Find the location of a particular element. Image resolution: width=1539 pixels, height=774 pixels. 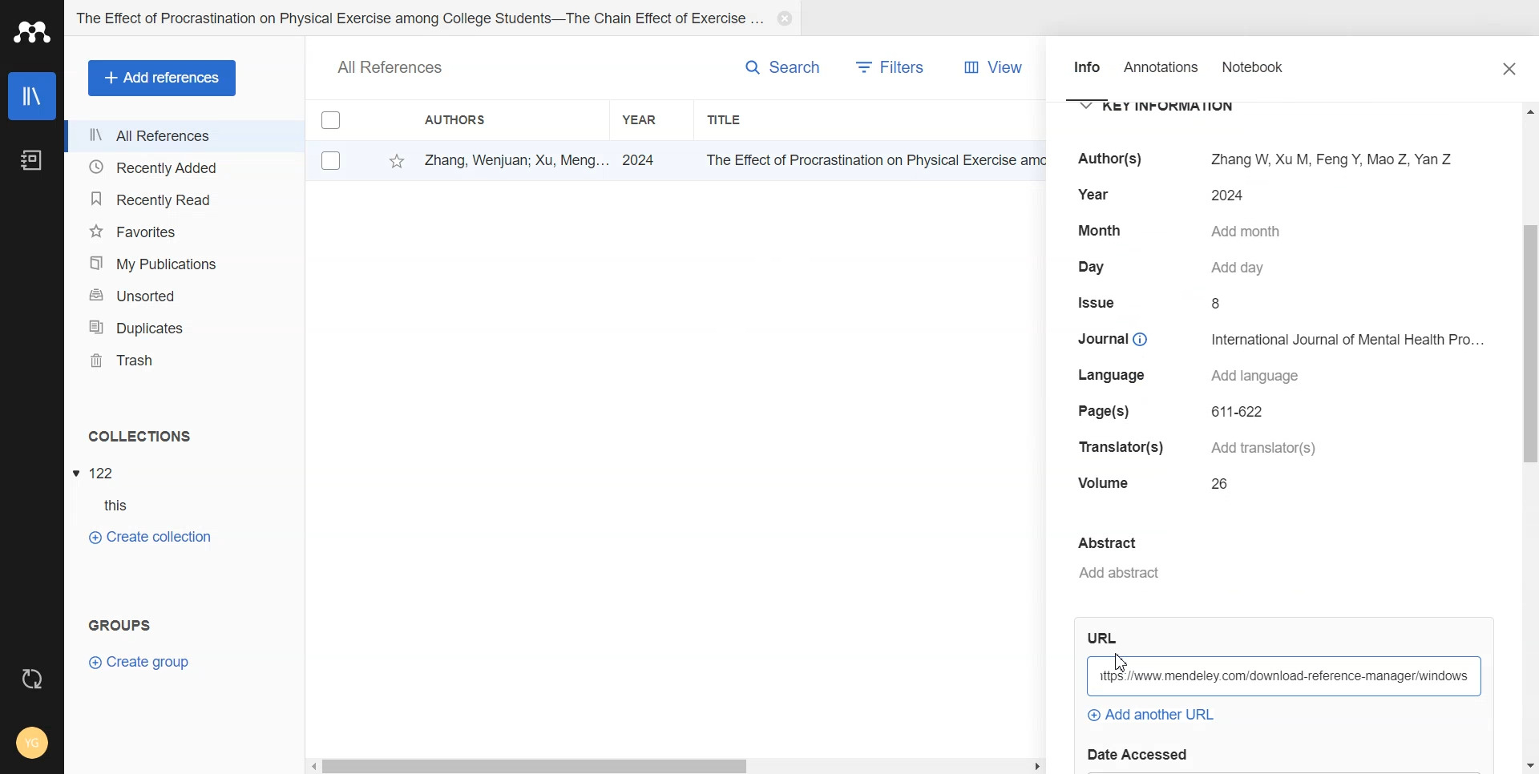

Folder is located at coordinates (418, 19).